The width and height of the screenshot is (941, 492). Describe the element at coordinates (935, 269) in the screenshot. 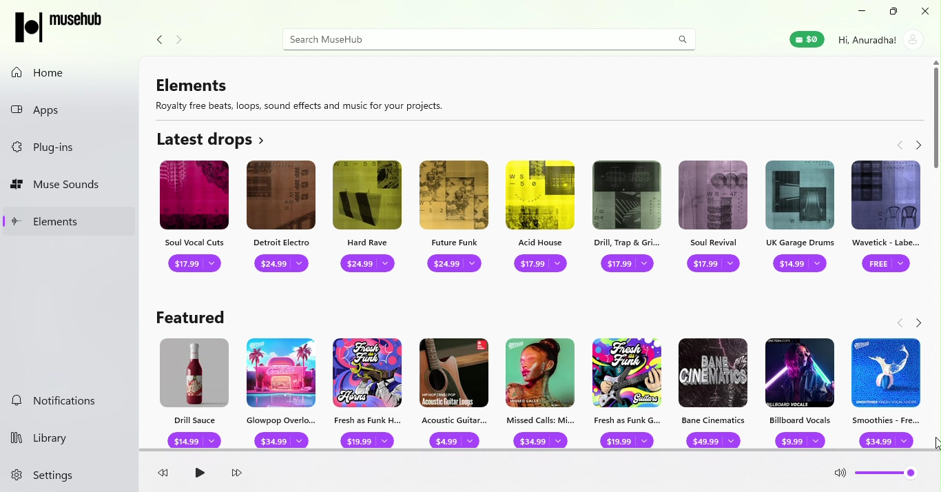

I see `Scroll bar` at that location.